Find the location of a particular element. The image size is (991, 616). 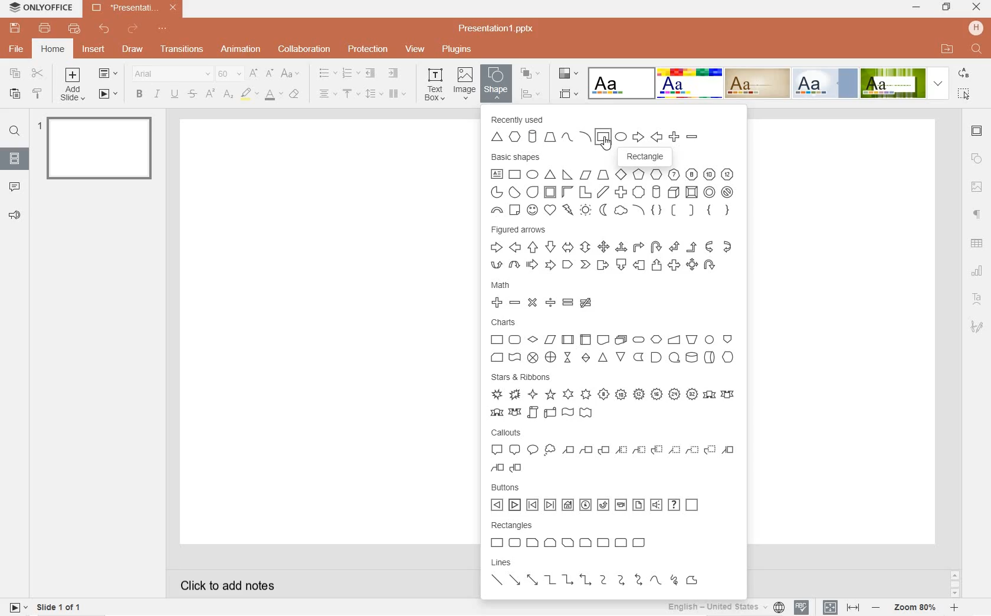

Ellipse  is located at coordinates (622, 137).